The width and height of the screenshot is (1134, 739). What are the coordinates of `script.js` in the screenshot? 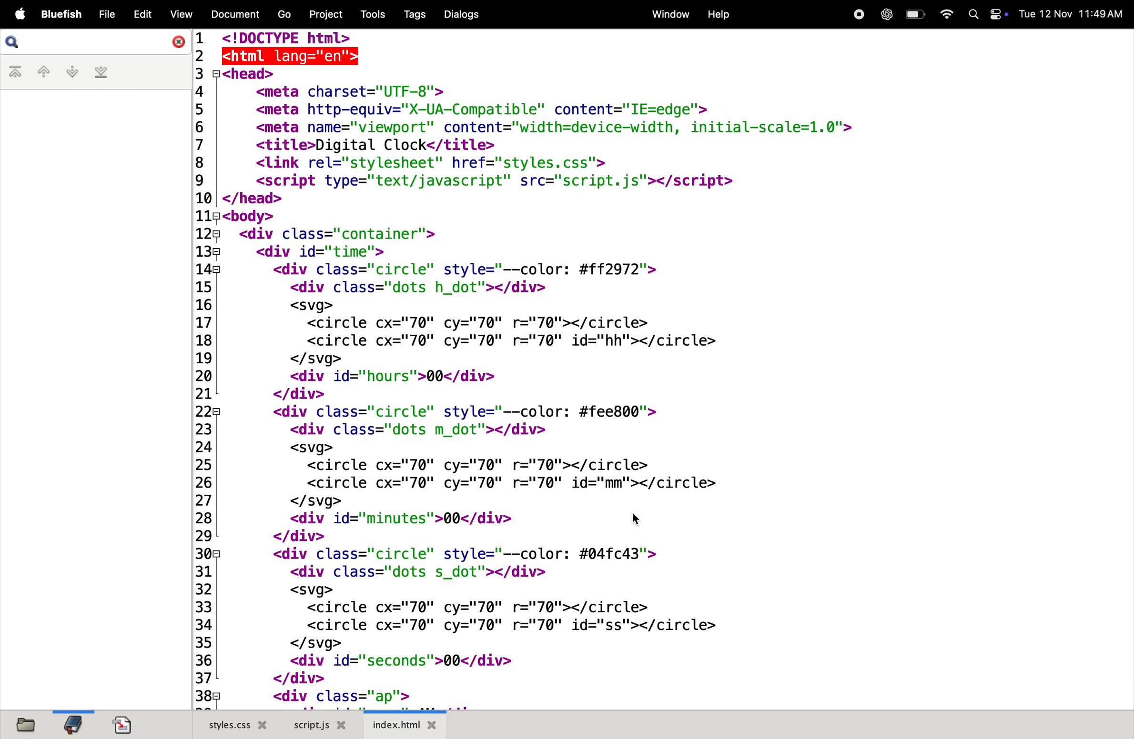 It's located at (320, 725).